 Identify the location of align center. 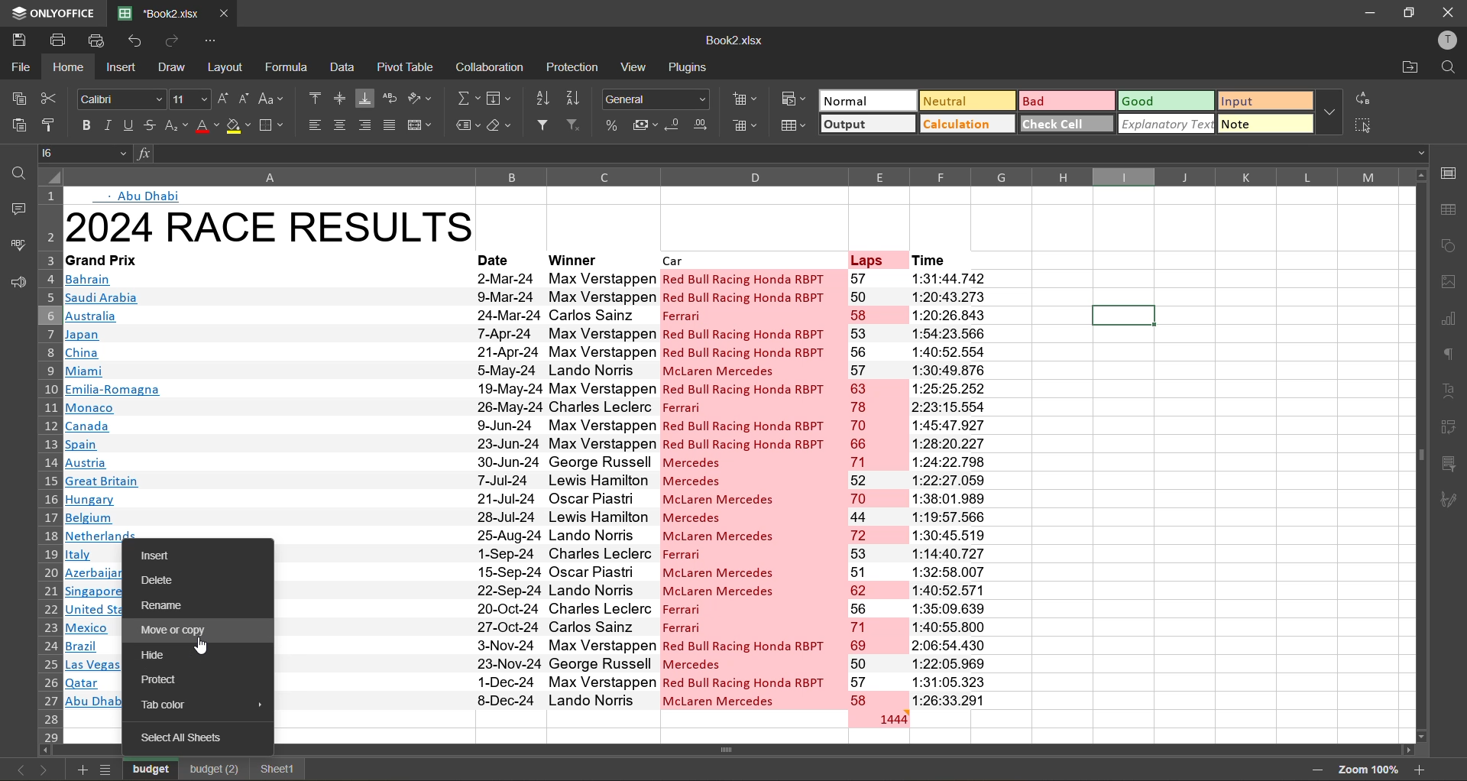
(340, 125).